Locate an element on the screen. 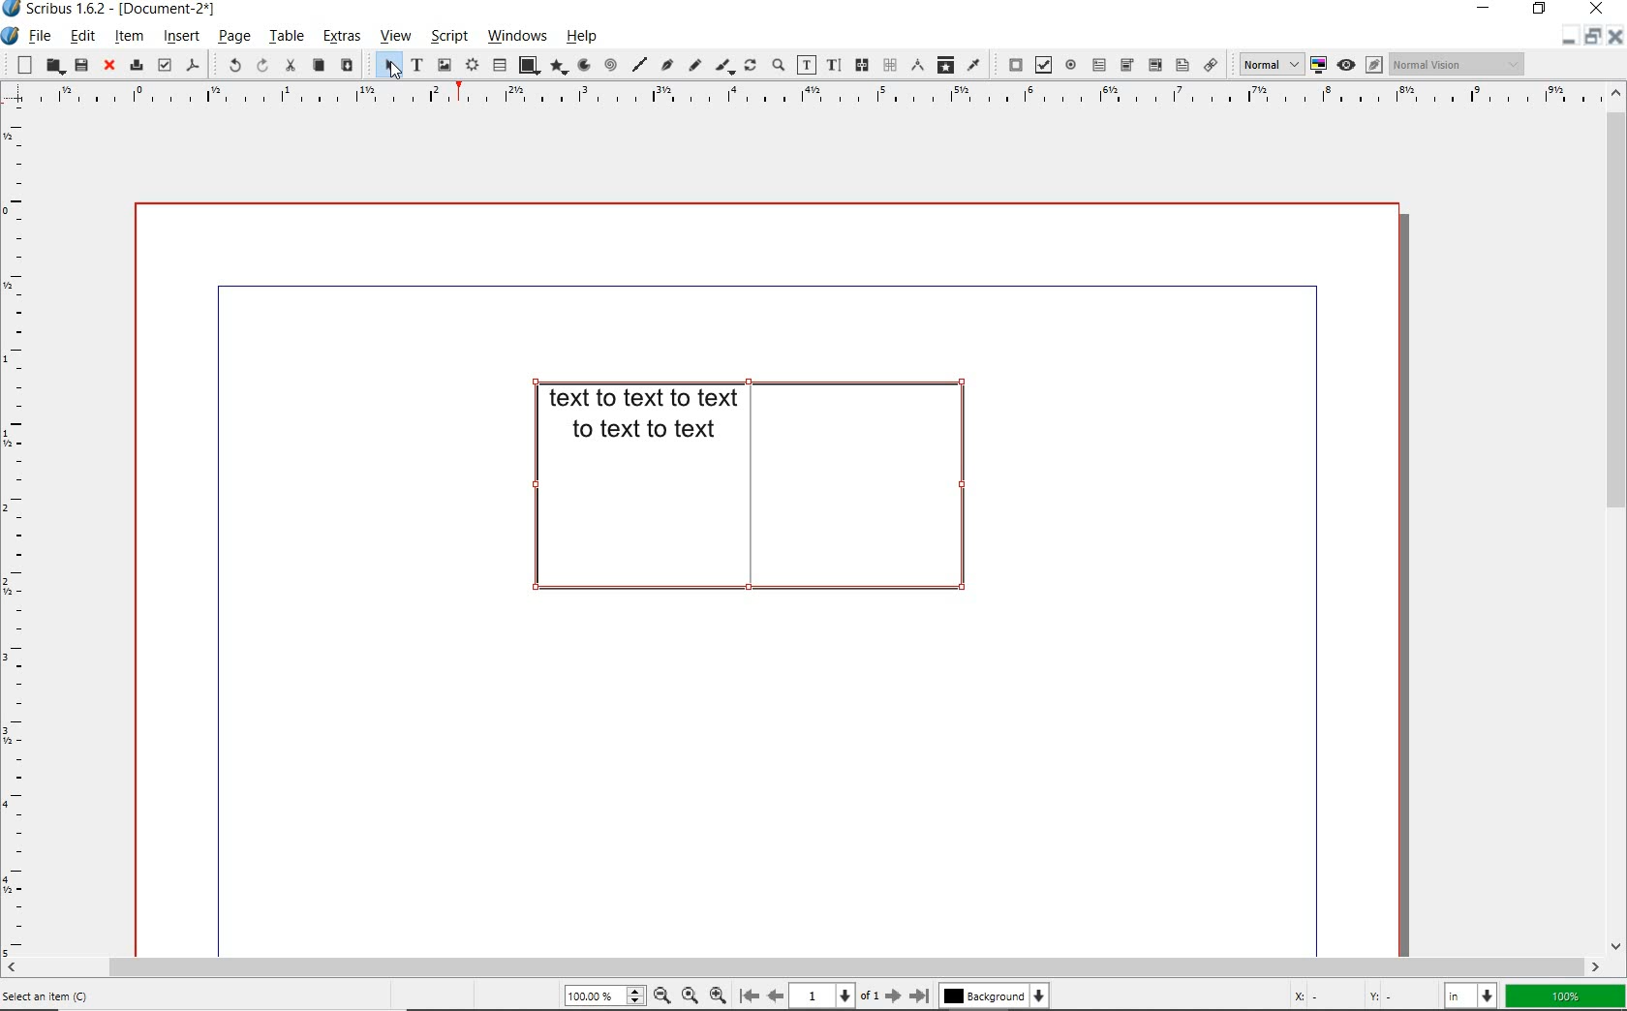  calligraphic line is located at coordinates (722, 65).